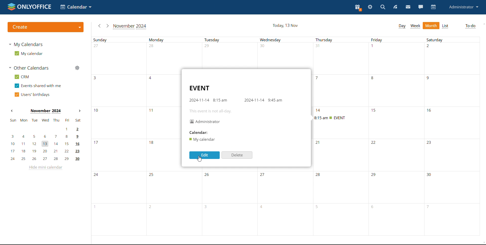 The image size is (486, 245). Describe the element at coordinates (395, 155) in the screenshot. I see `unallocated time slots` at that location.